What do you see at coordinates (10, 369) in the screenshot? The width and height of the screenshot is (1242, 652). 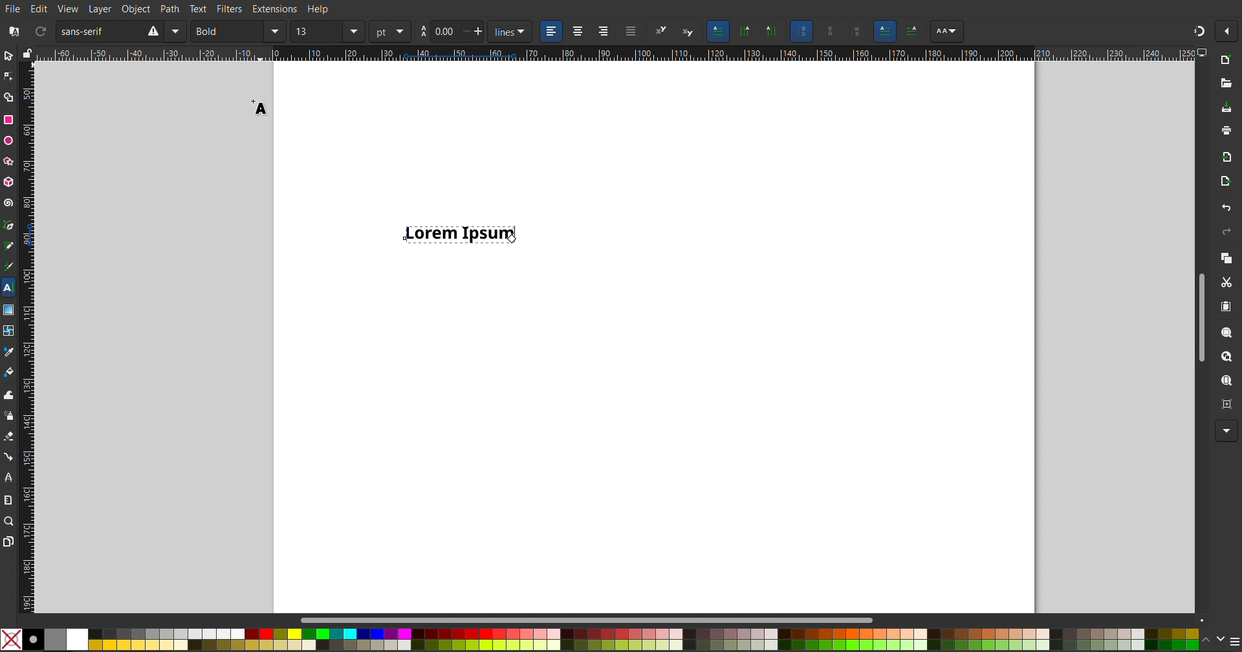 I see `Paint Bucket Tool` at bounding box center [10, 369].